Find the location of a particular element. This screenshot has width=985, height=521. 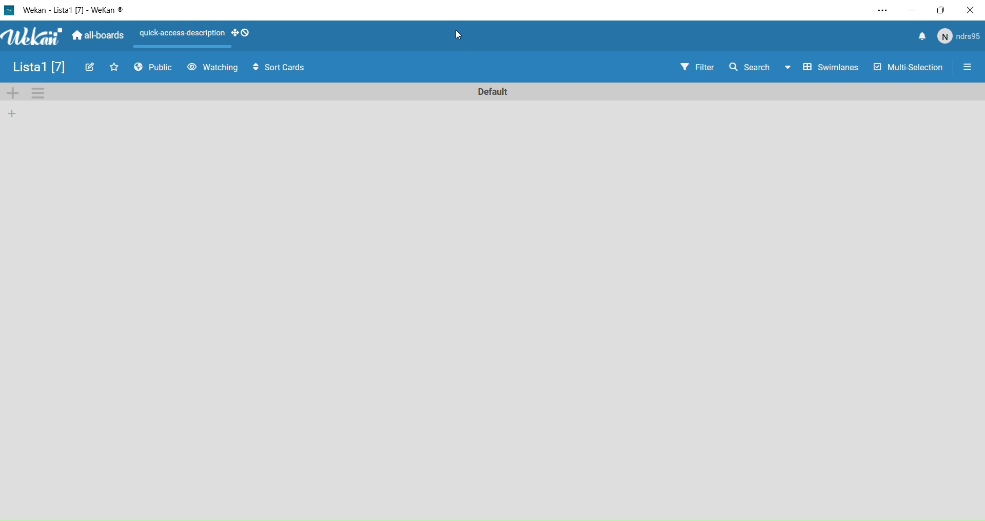

Wekan is located at coordinates (64, 34).